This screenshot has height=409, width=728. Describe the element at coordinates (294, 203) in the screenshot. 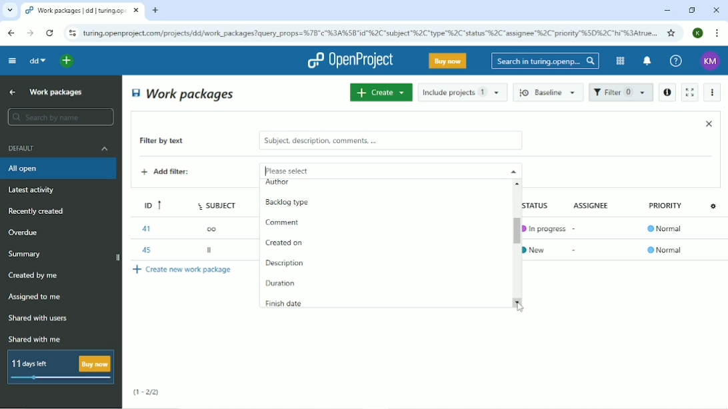

I see `Backlog type` at that location.